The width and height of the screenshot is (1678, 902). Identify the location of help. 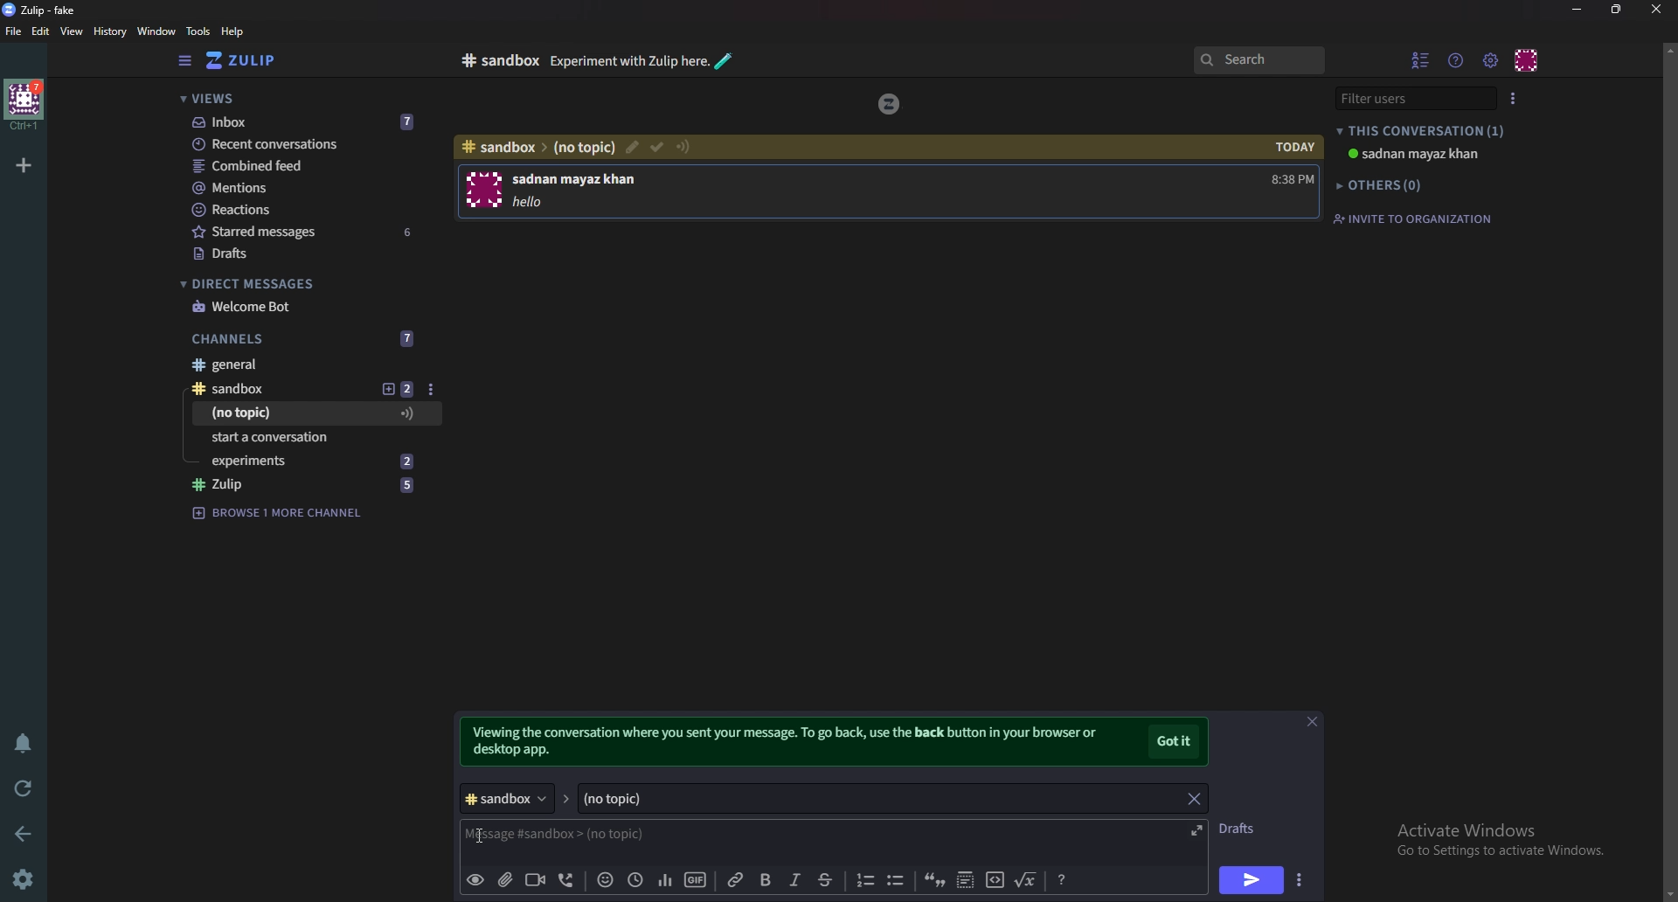
(232, 32).